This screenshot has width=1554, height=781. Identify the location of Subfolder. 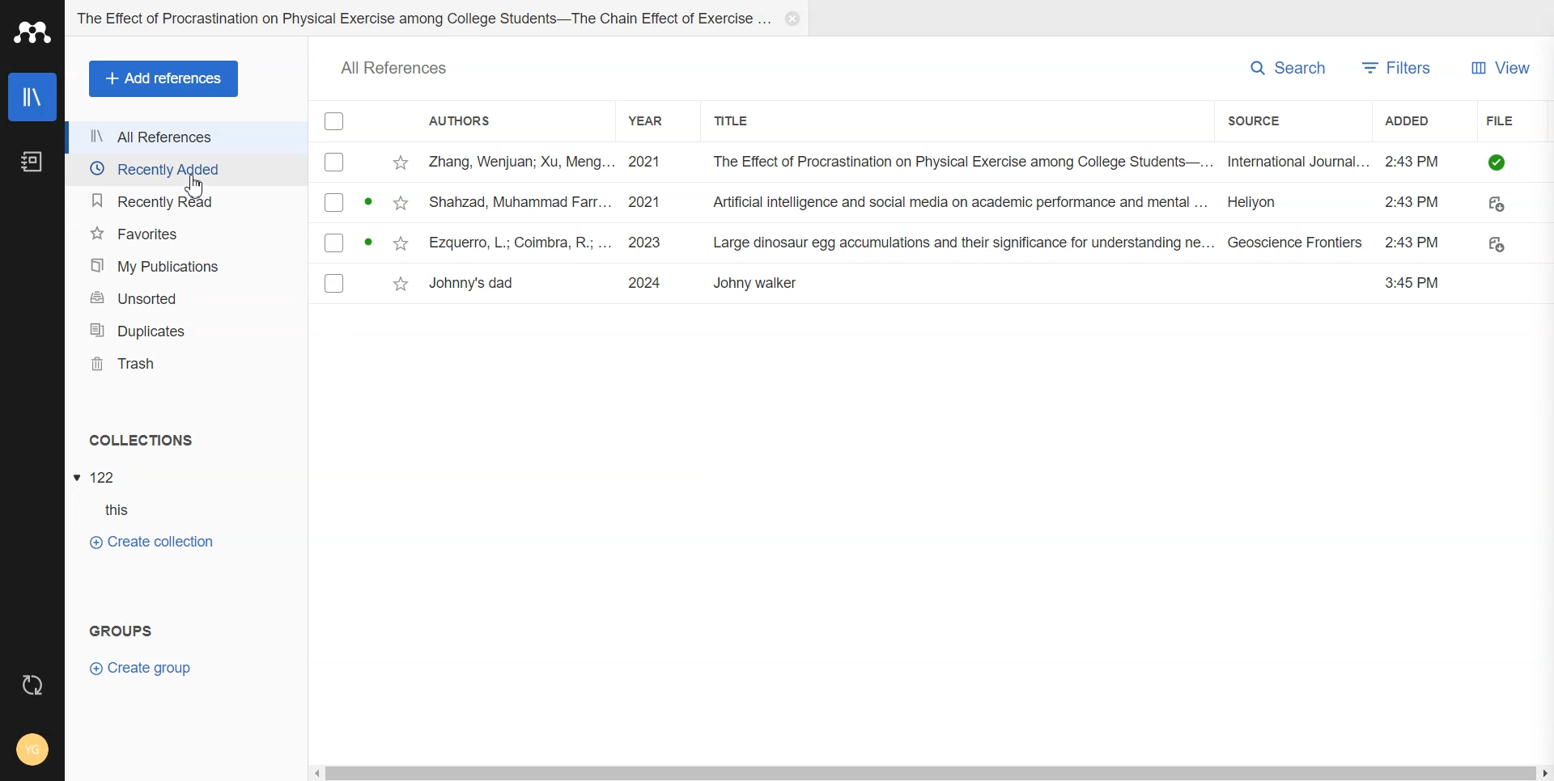
(101, 510).